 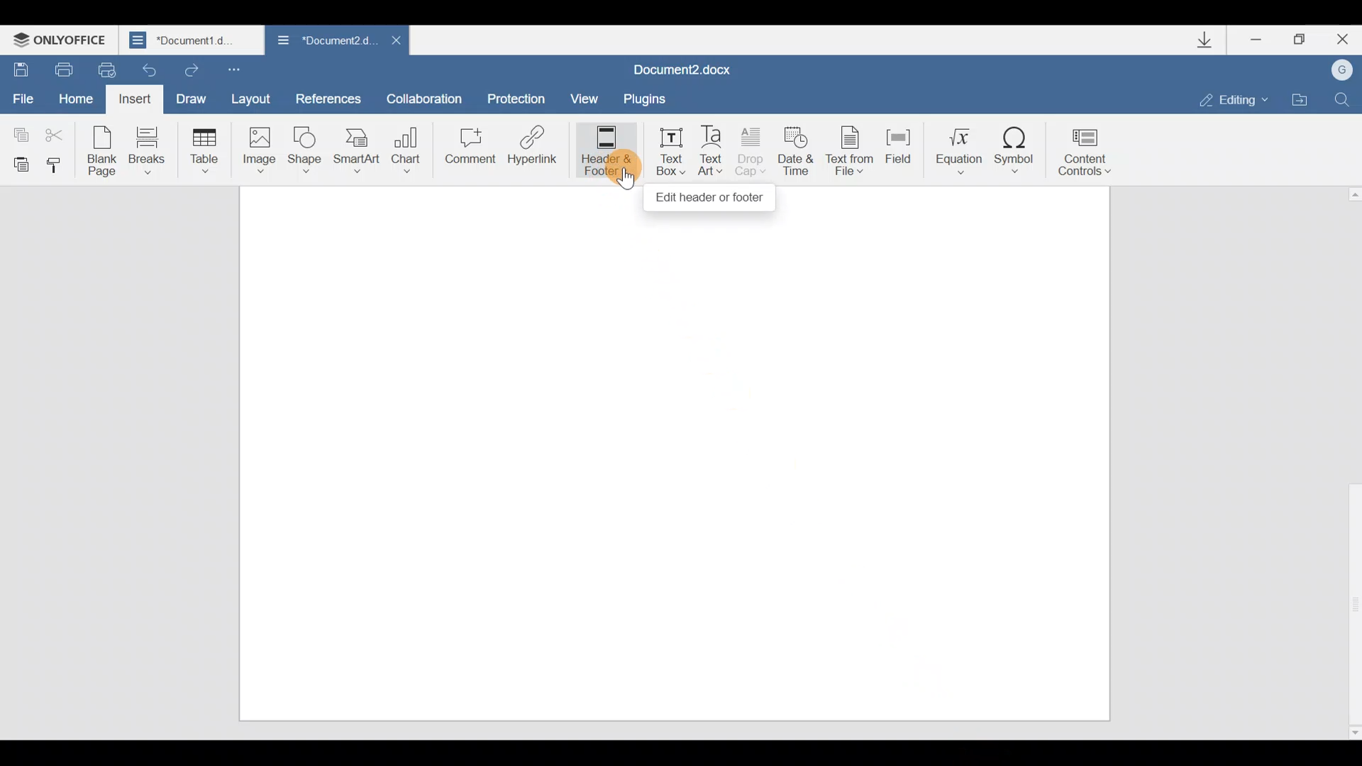 What do you see at coordinates (694, 66) in the screenshot?
I see `Document2.docx` at bounding box center [694, 66].